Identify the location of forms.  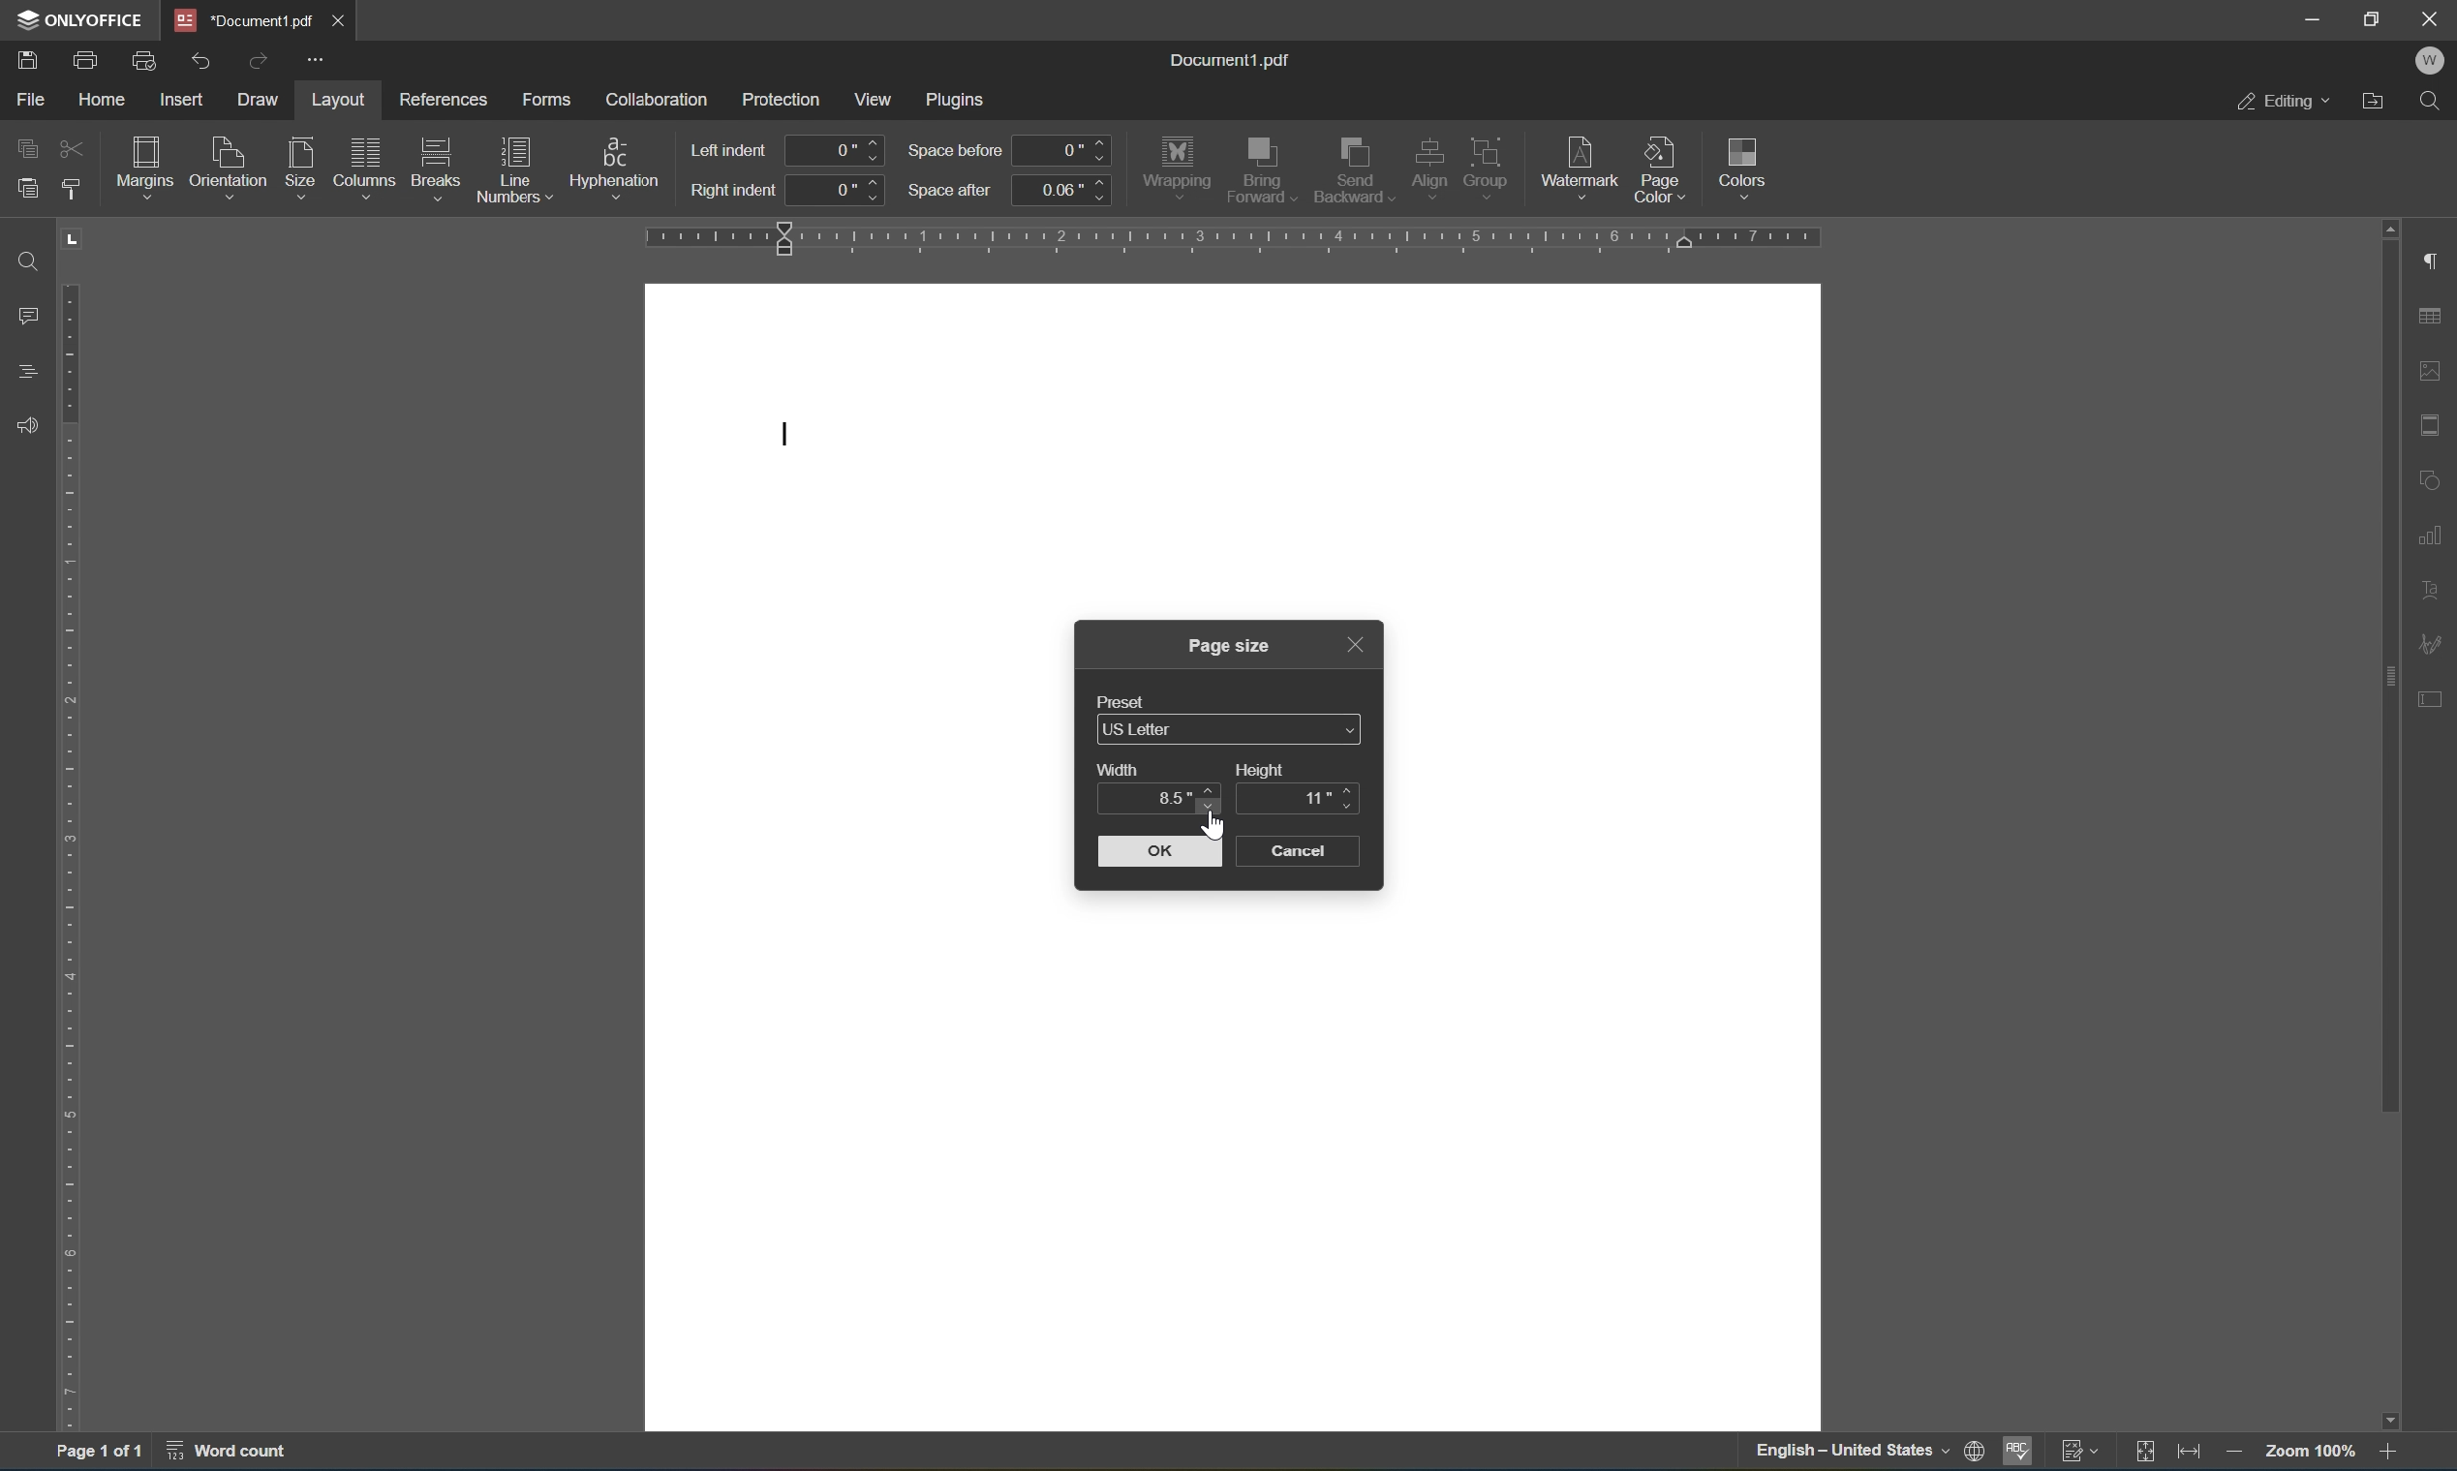
(545, 94).